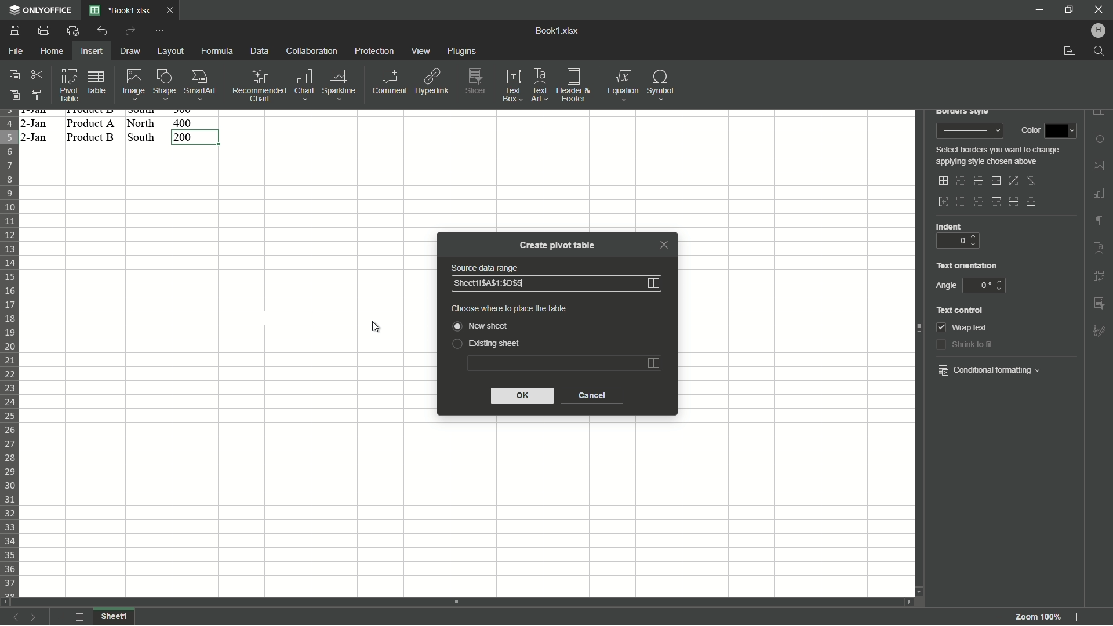 The height and width of the screenshot is (626, 1113). I want to click on save, so click(15, 31).